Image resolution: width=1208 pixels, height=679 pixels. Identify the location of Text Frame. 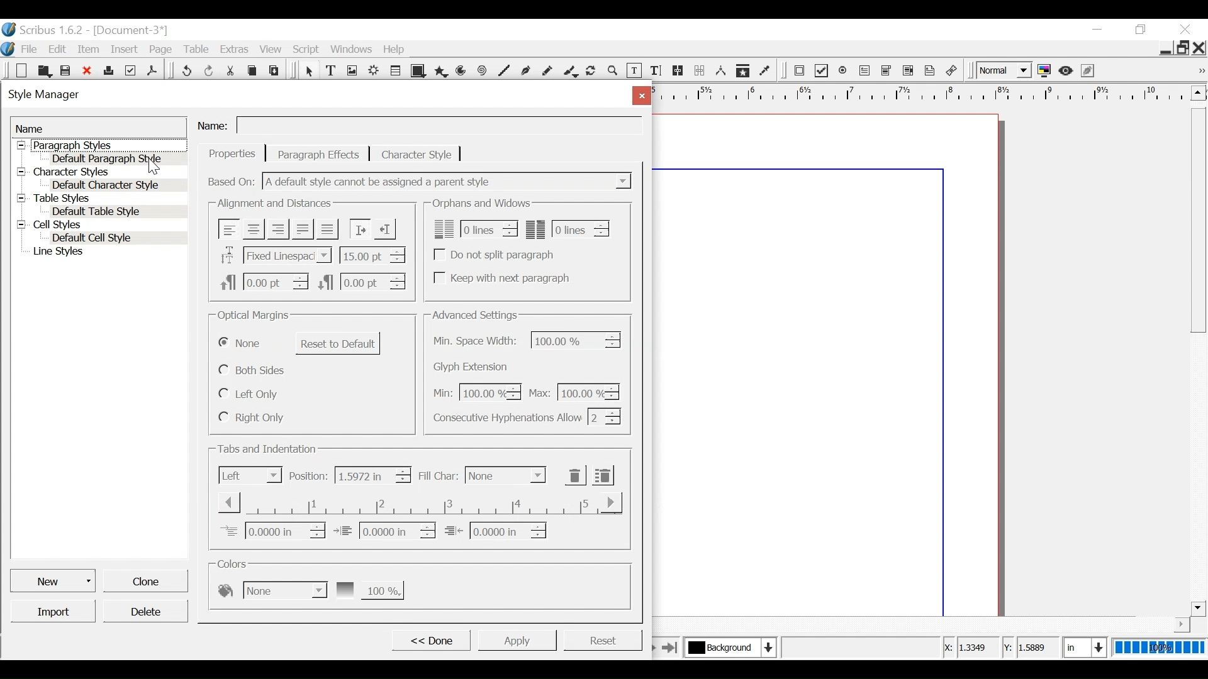
(331, 71).